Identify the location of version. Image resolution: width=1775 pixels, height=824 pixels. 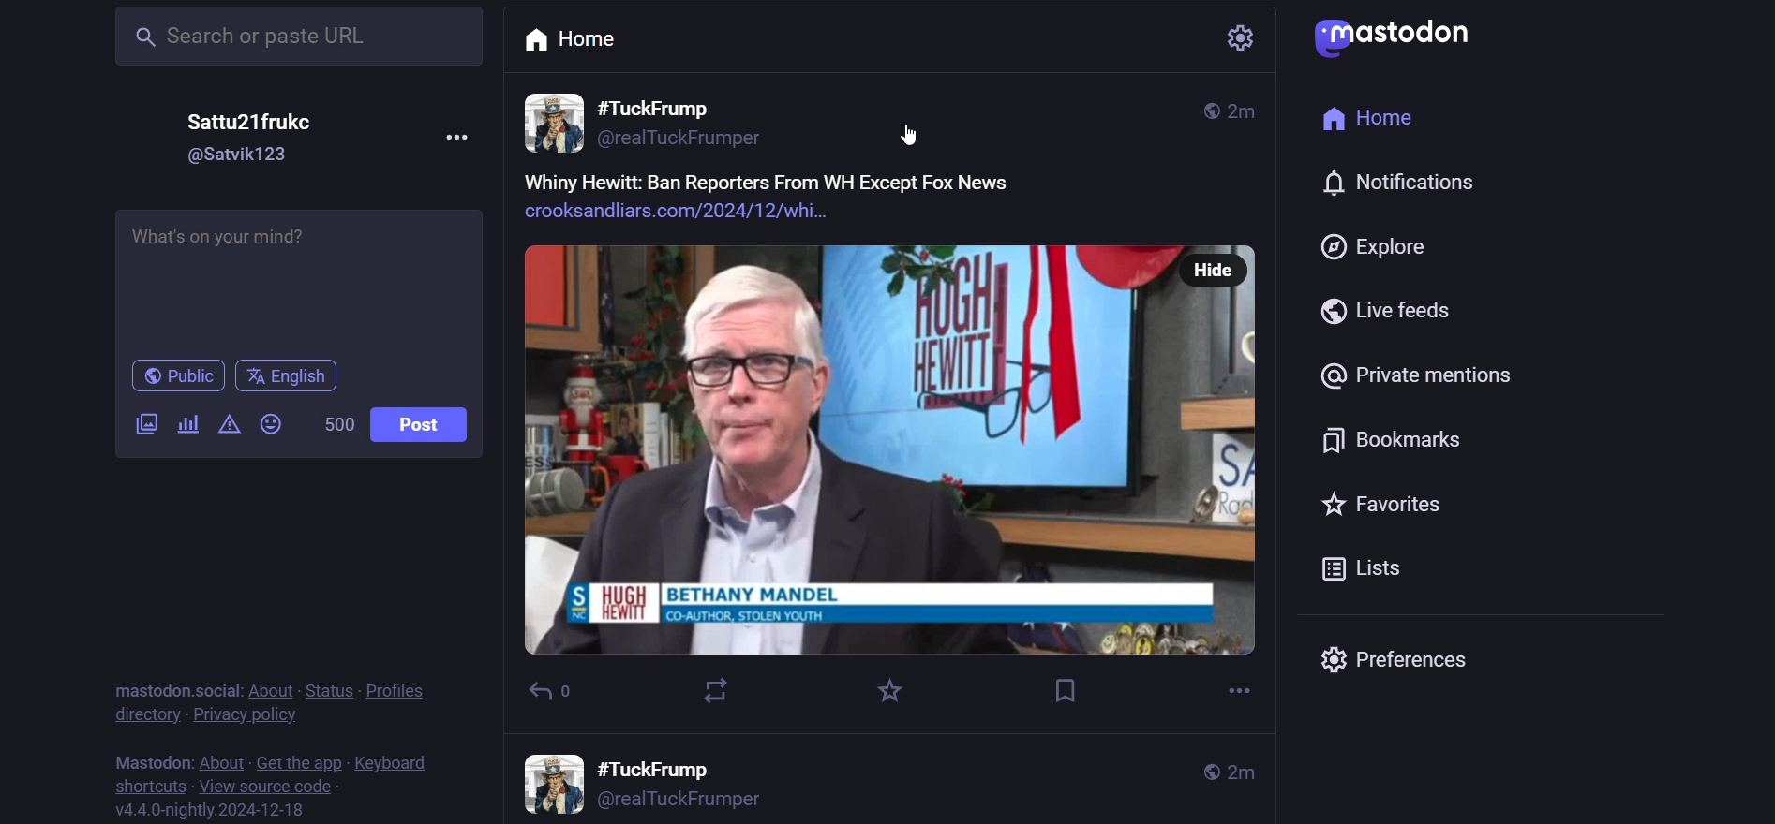
(222, 811).